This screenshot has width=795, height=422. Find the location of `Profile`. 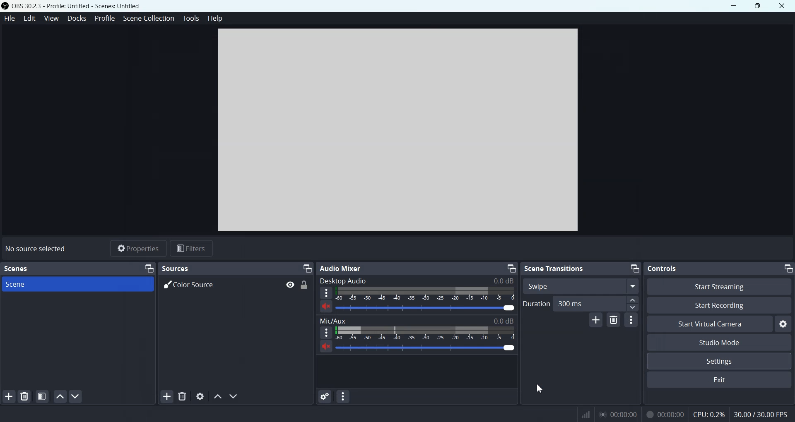

Profile is located at coordinates (105, 18).